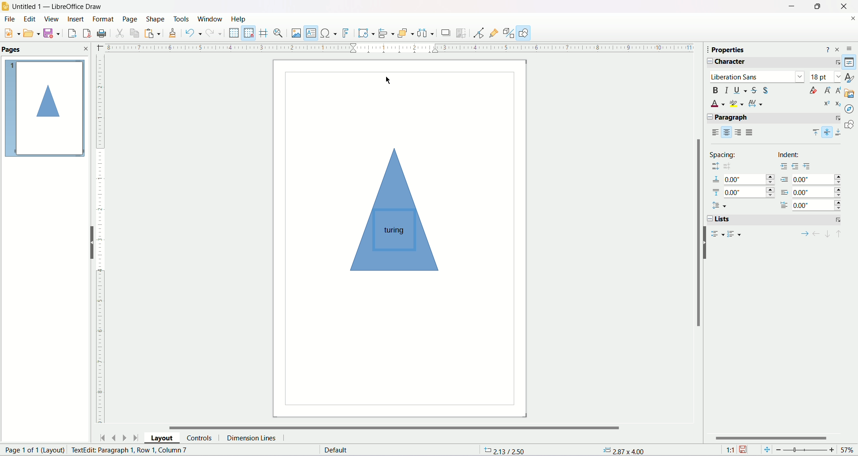  What do you see at coordinates (717, 105) in the screenshot?
I see `font color` at bounding box center [717, 105].